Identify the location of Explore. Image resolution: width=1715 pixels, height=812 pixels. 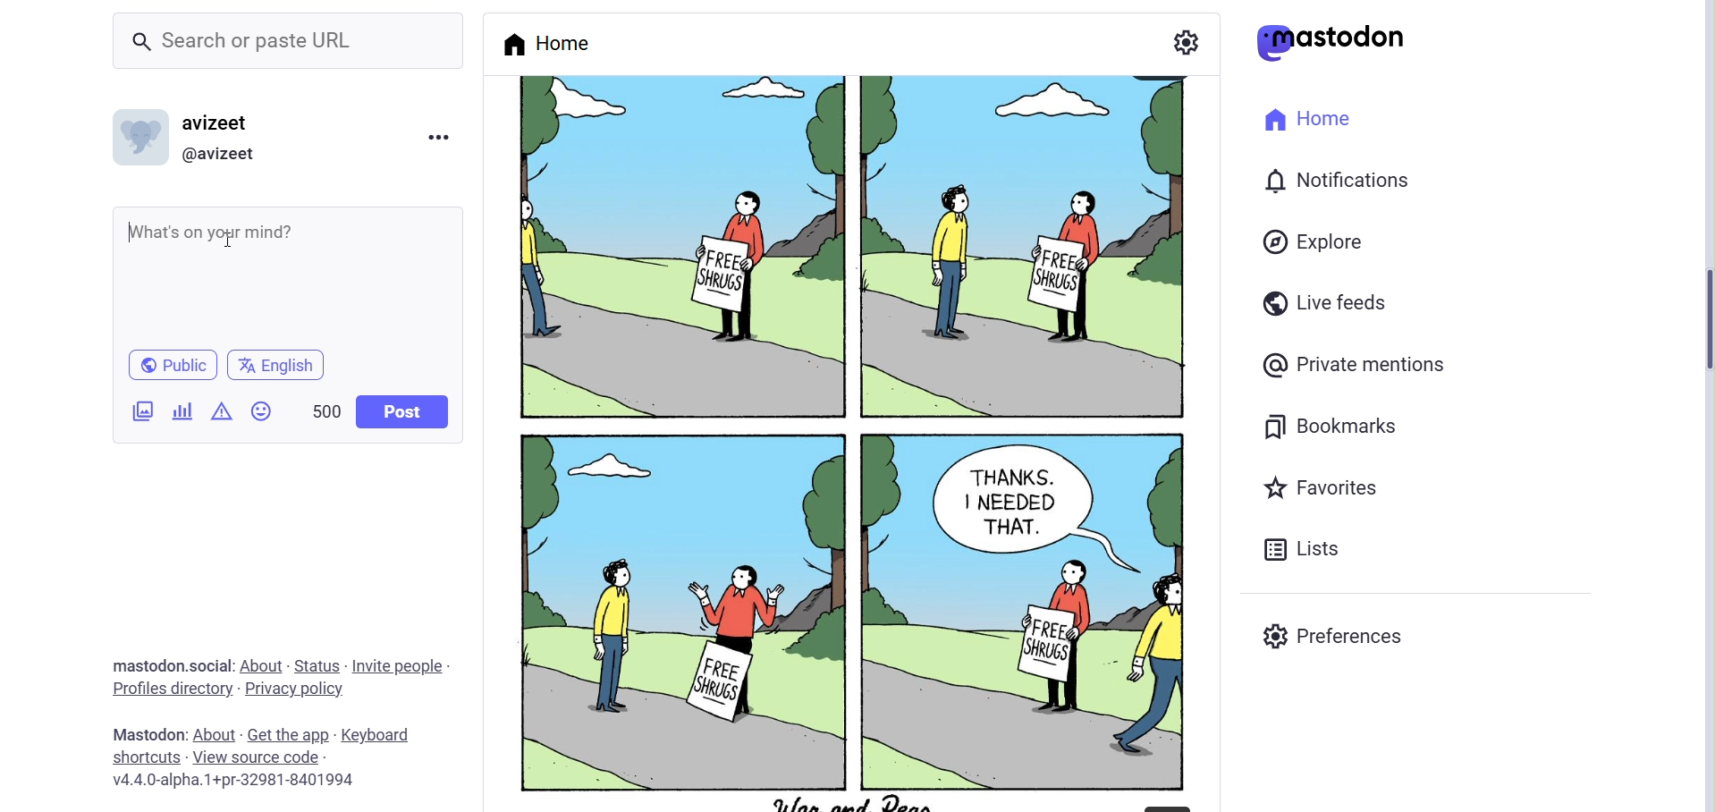
(1316, 244).